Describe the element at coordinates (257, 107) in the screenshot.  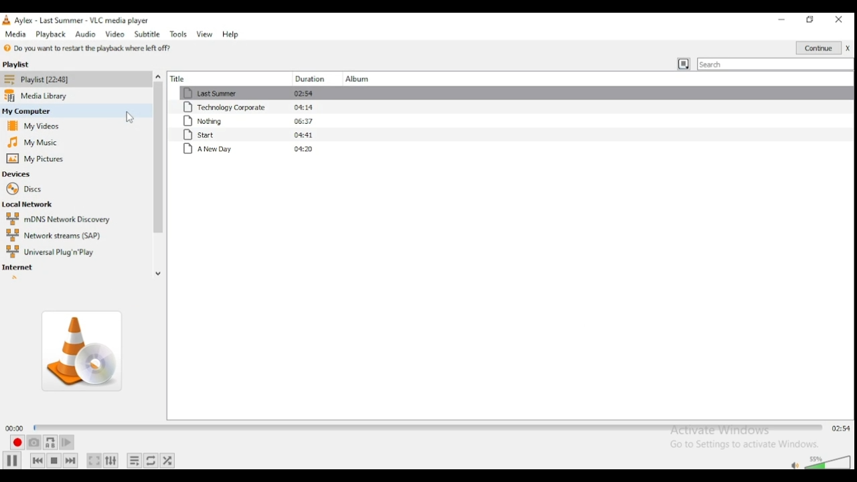
I see `playlist item 2` at that location.